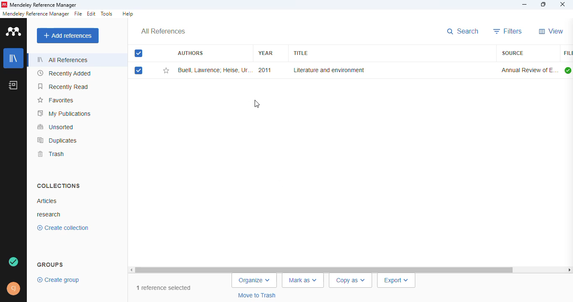  I want to click on file, so click(568, 53).